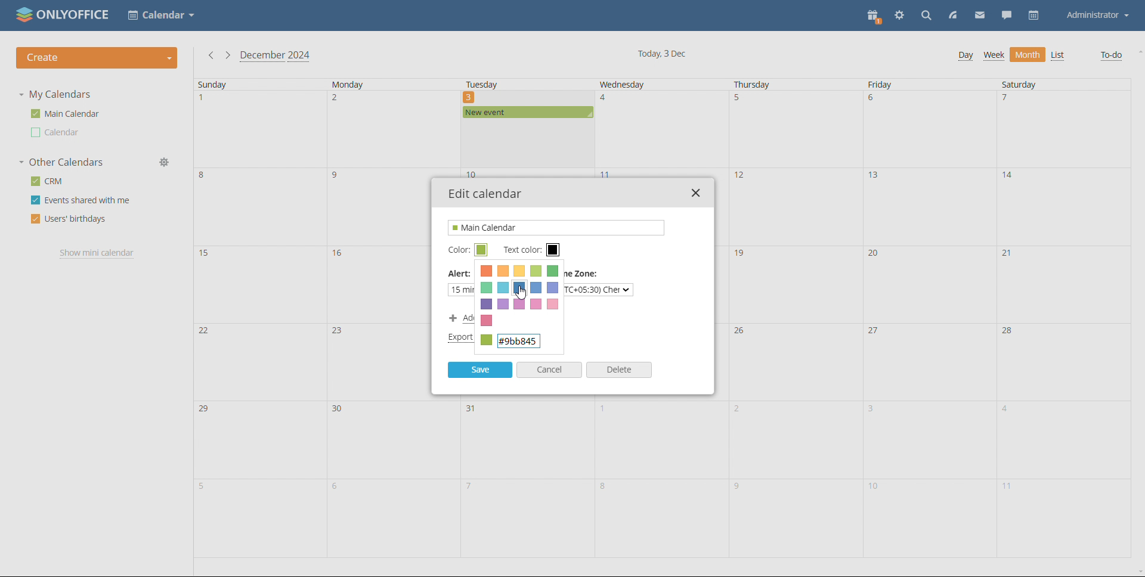 The height and width of the screenshot is (577, 1145). I want to click on date, so click(1063, 440).